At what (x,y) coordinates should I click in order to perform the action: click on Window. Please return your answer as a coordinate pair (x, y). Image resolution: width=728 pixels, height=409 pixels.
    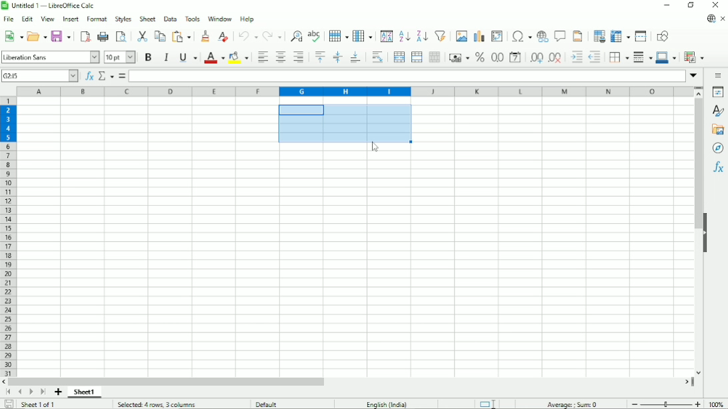
    Looking at the image, I should click on (220, 19).